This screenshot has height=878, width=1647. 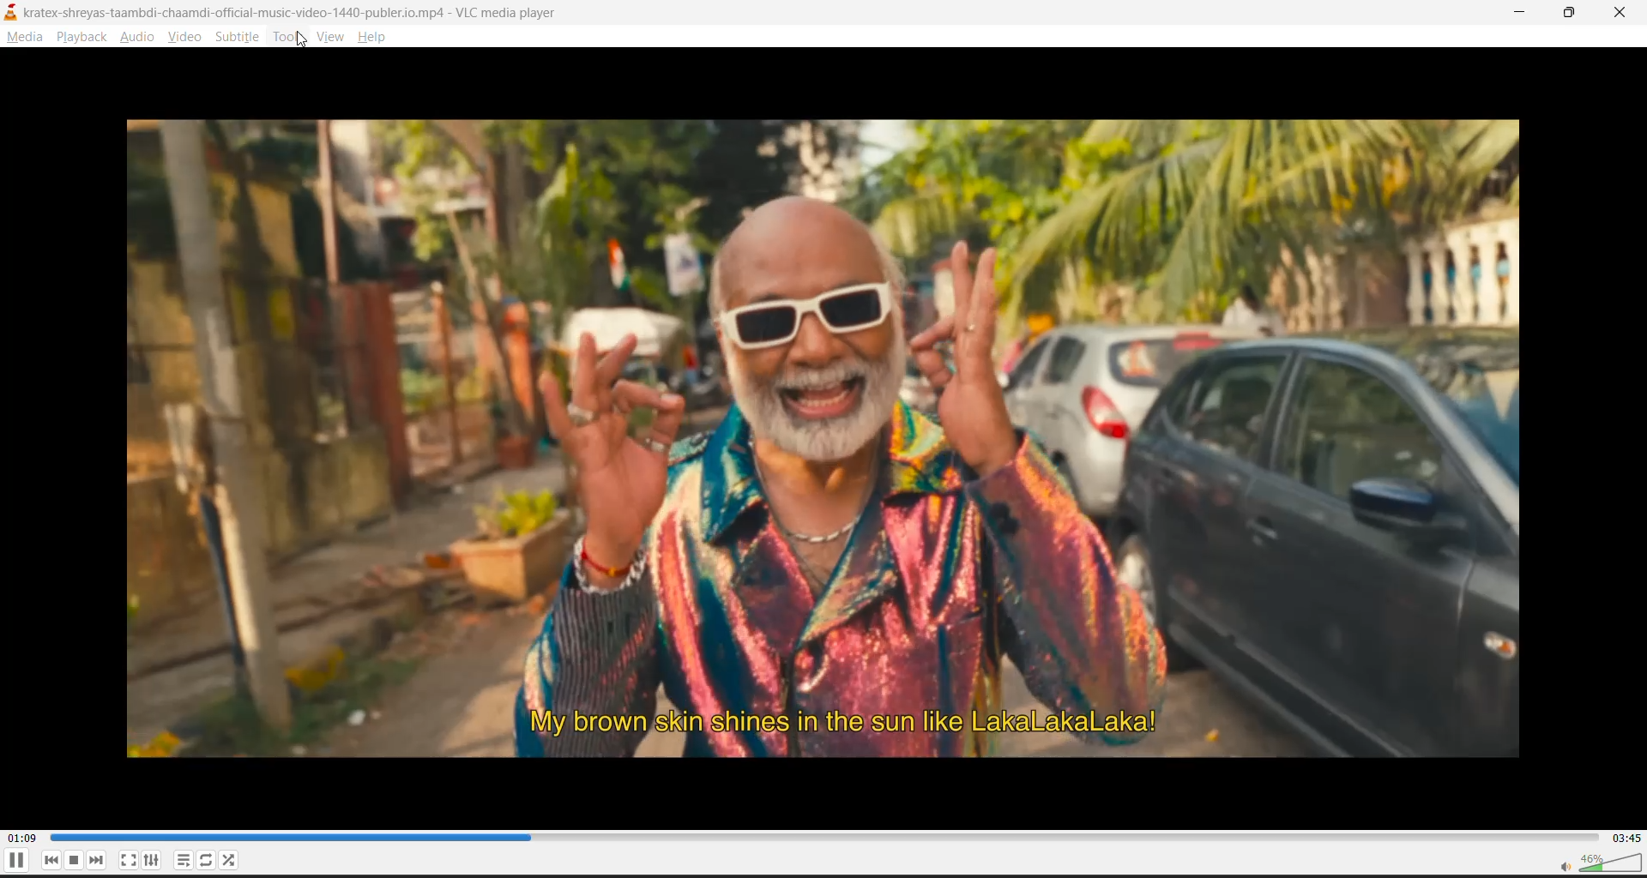 I want to click on next, so click(x=98, y=858).